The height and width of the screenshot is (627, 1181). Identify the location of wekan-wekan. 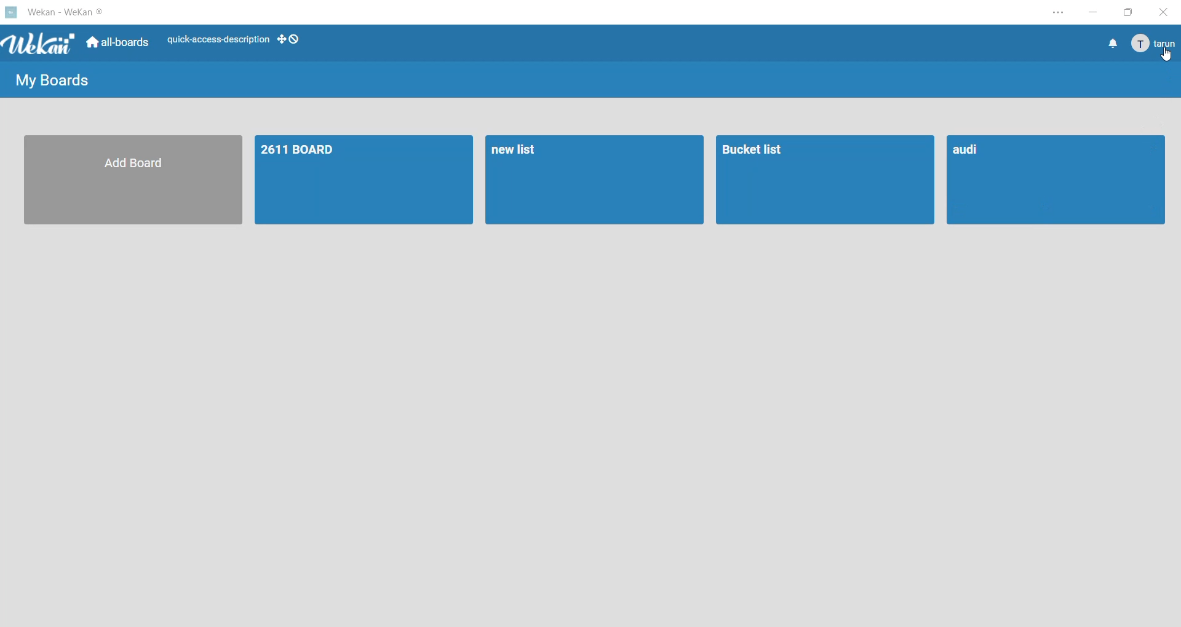
(70, 10).